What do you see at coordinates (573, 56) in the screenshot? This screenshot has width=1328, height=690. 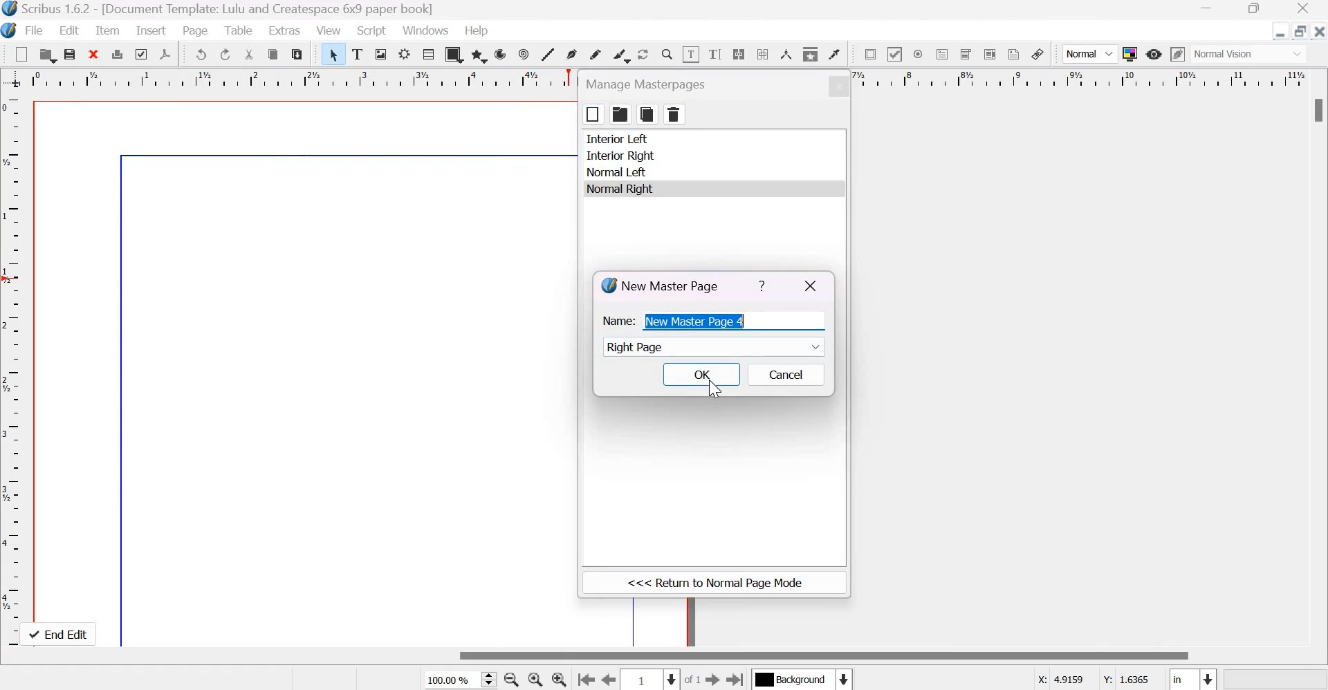 I see `Bezier curve` at bounding box center [573, 56].